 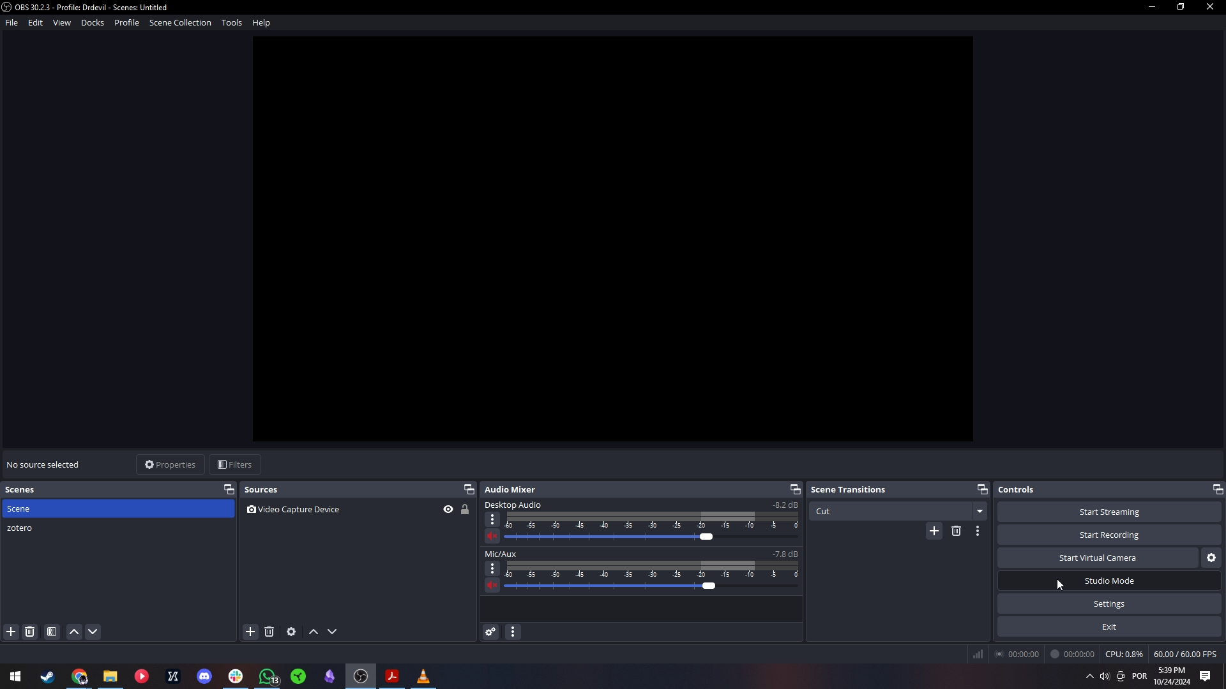 What do you see at coordinates (130, 22) in the screenshot?
I see `Profile` at bounding box center [130, 22].